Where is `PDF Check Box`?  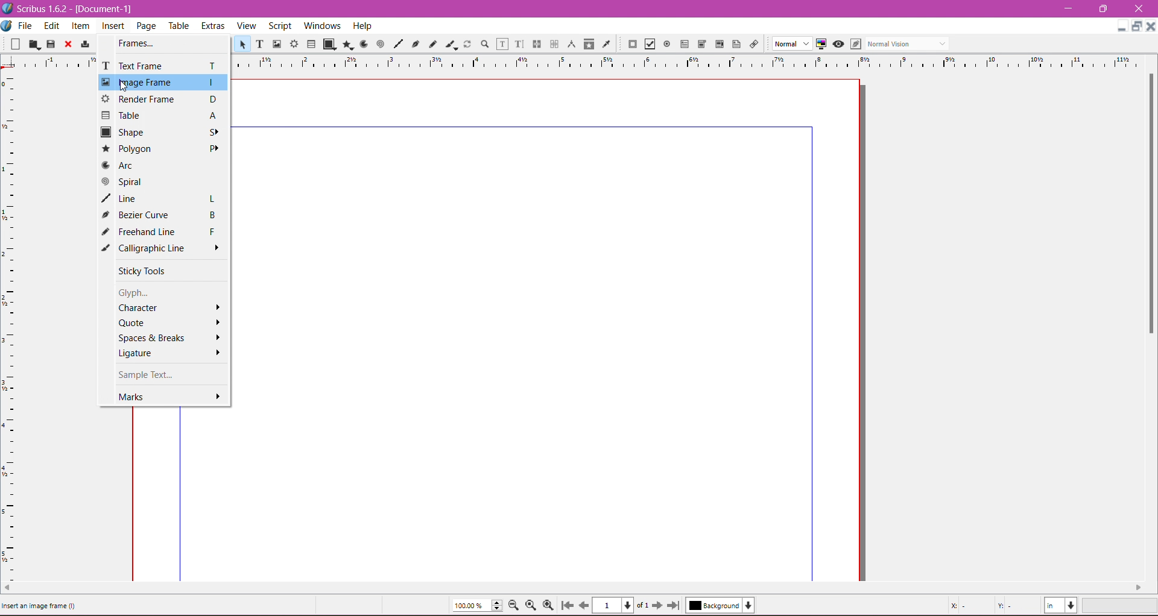 PDF Check Box is located at coordinates (650, 44).